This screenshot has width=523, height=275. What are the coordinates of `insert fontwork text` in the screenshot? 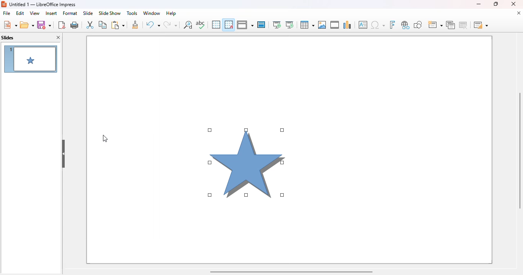 It's located at (392, 24).